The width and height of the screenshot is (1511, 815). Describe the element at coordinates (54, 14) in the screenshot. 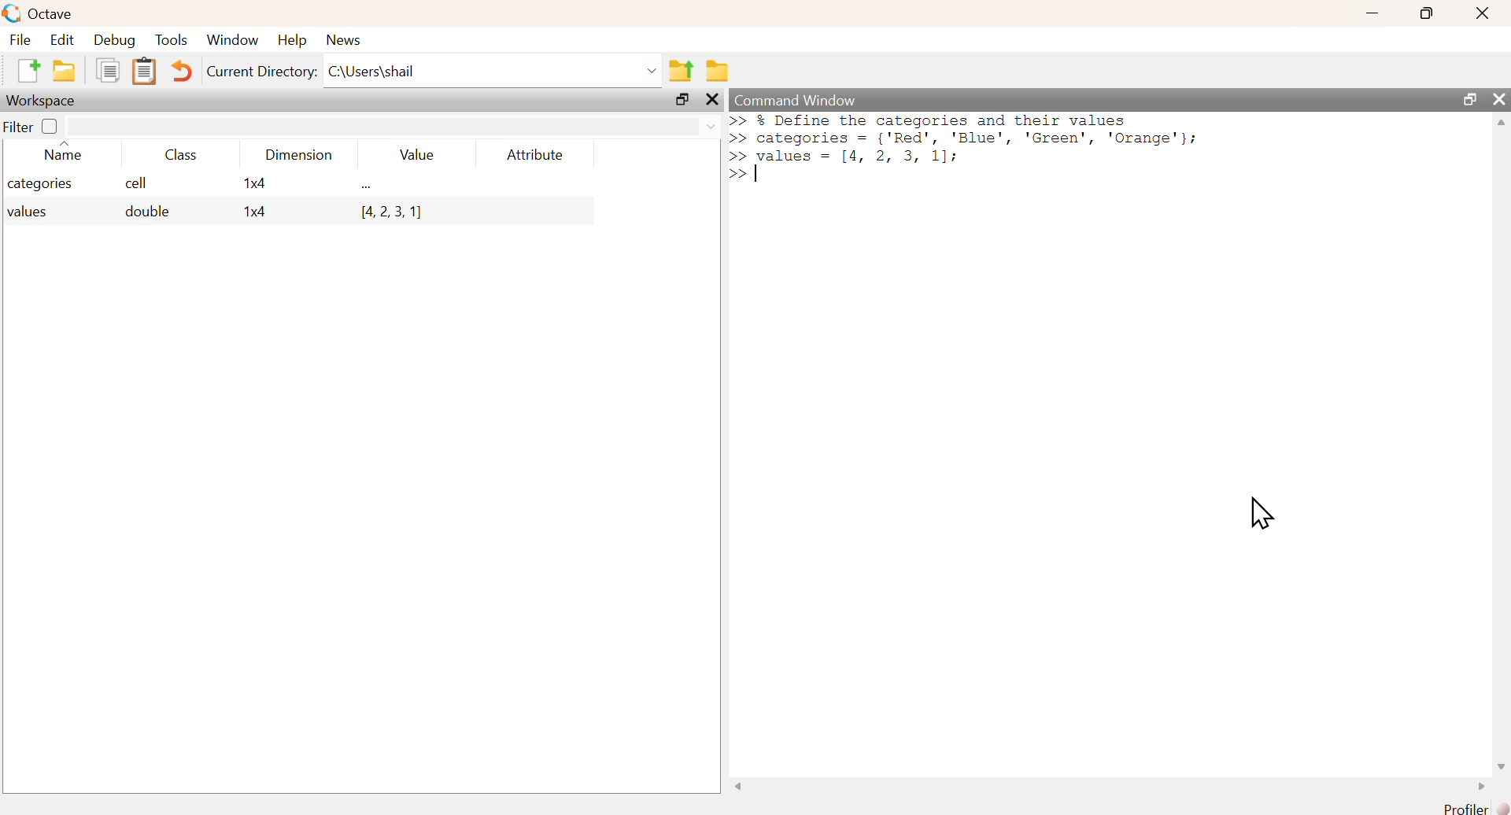

I see `Octave` at that location.